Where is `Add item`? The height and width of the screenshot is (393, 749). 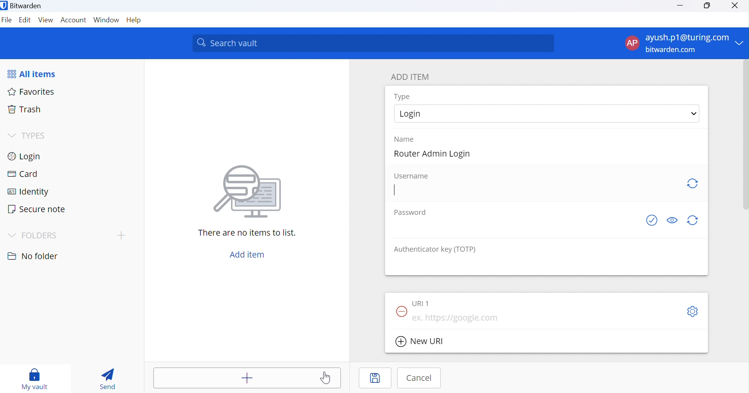
Add item is located at coordinates (249, 378).